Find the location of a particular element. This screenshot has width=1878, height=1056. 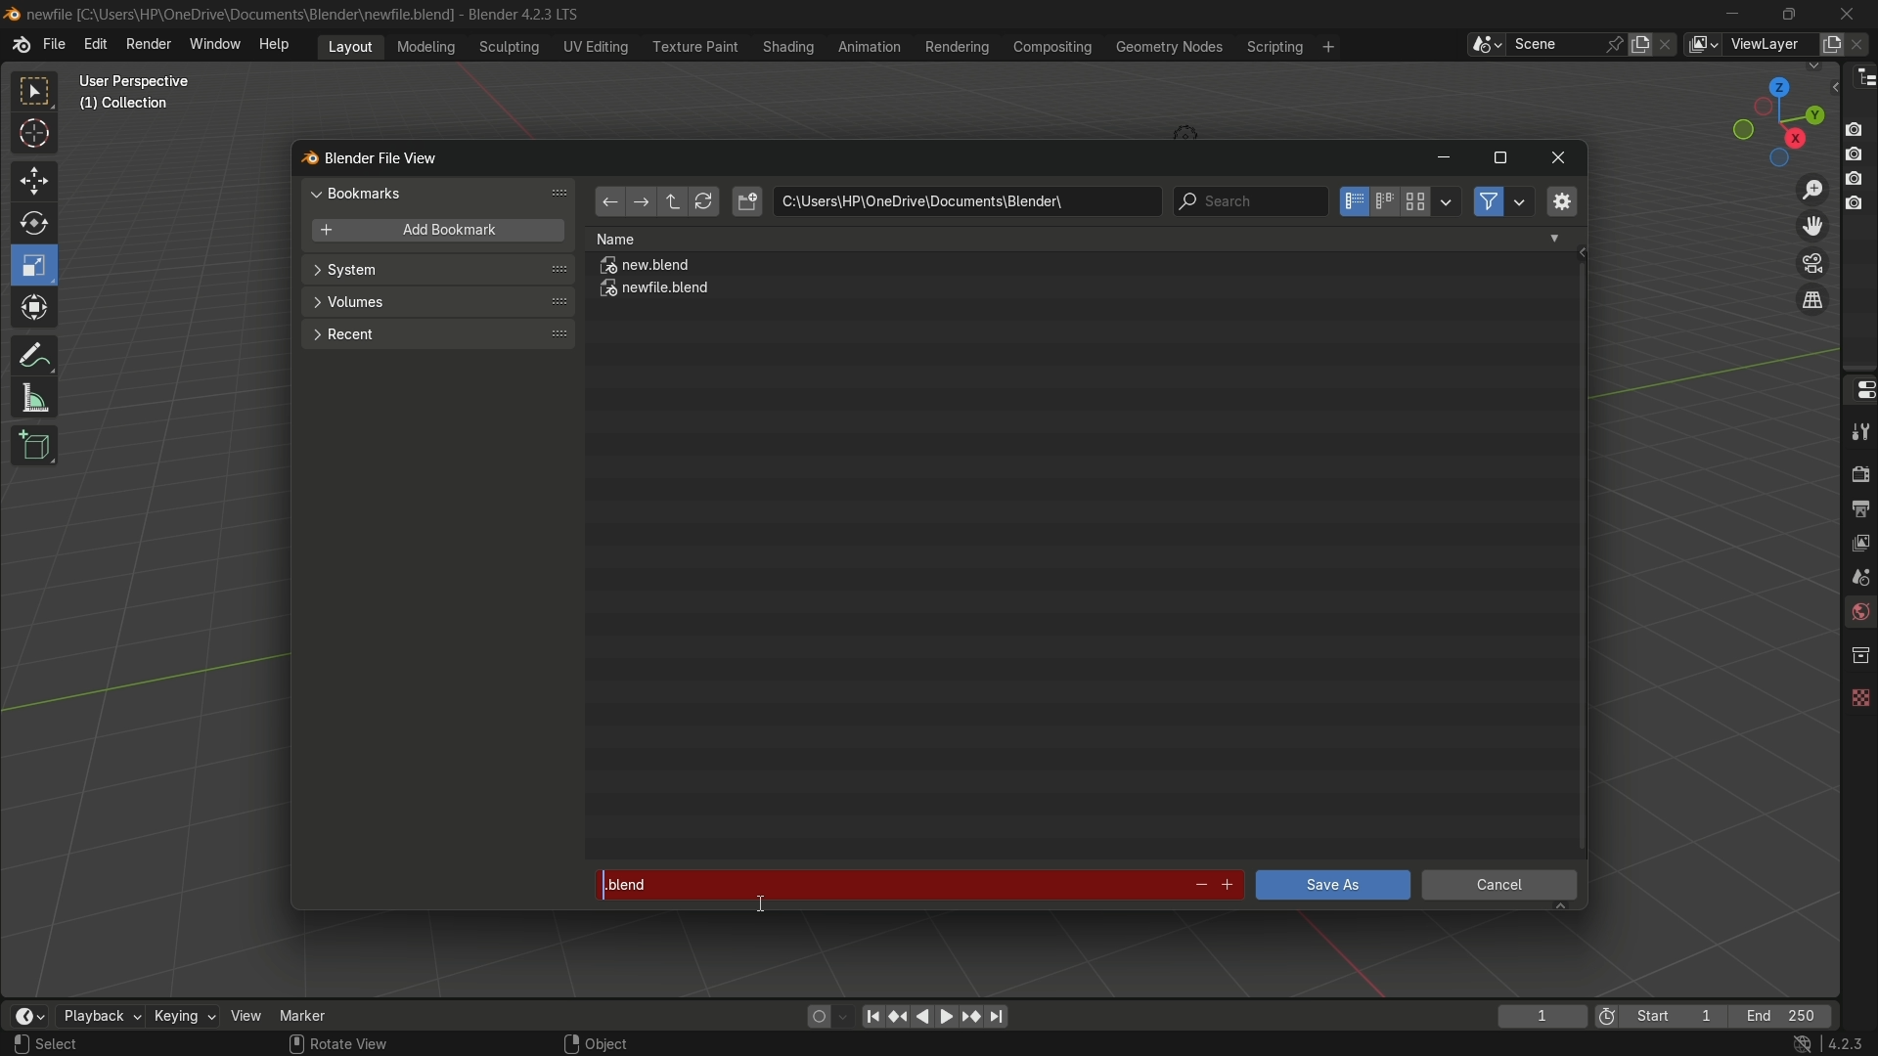

move is located at coordinates (32, 179).